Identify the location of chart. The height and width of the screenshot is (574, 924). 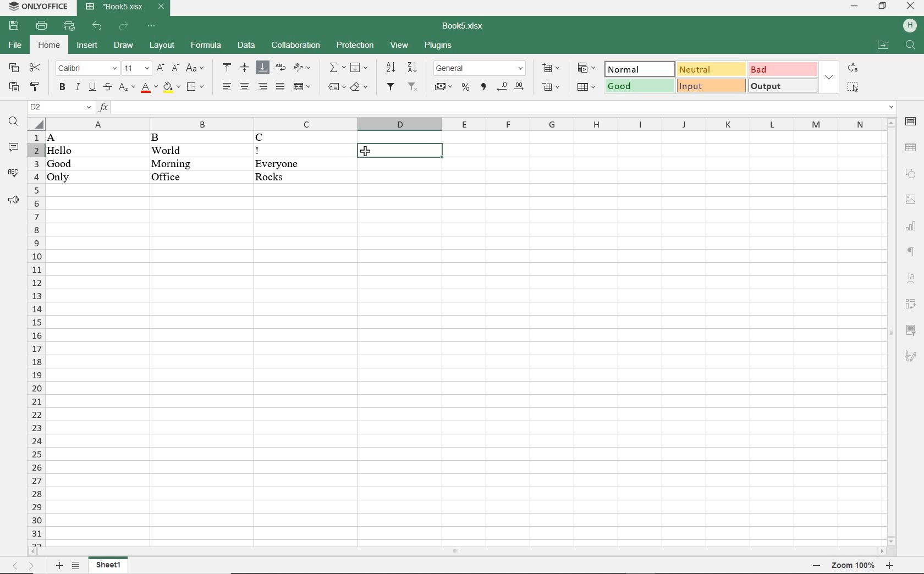
(912, 227).